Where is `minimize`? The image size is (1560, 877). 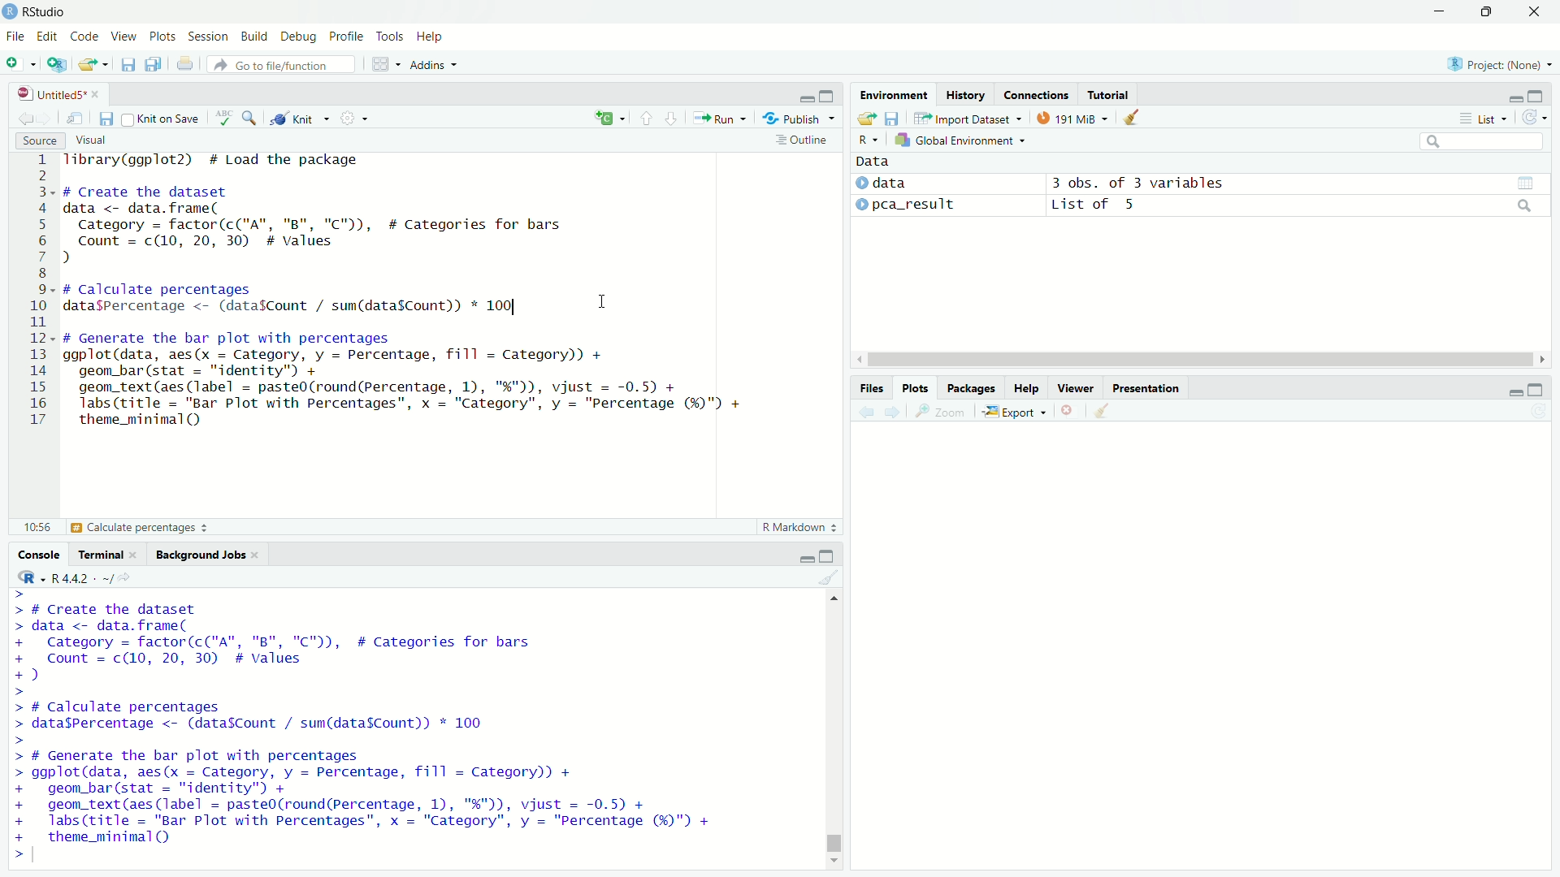
minimize is located at coordinates (807, 555).